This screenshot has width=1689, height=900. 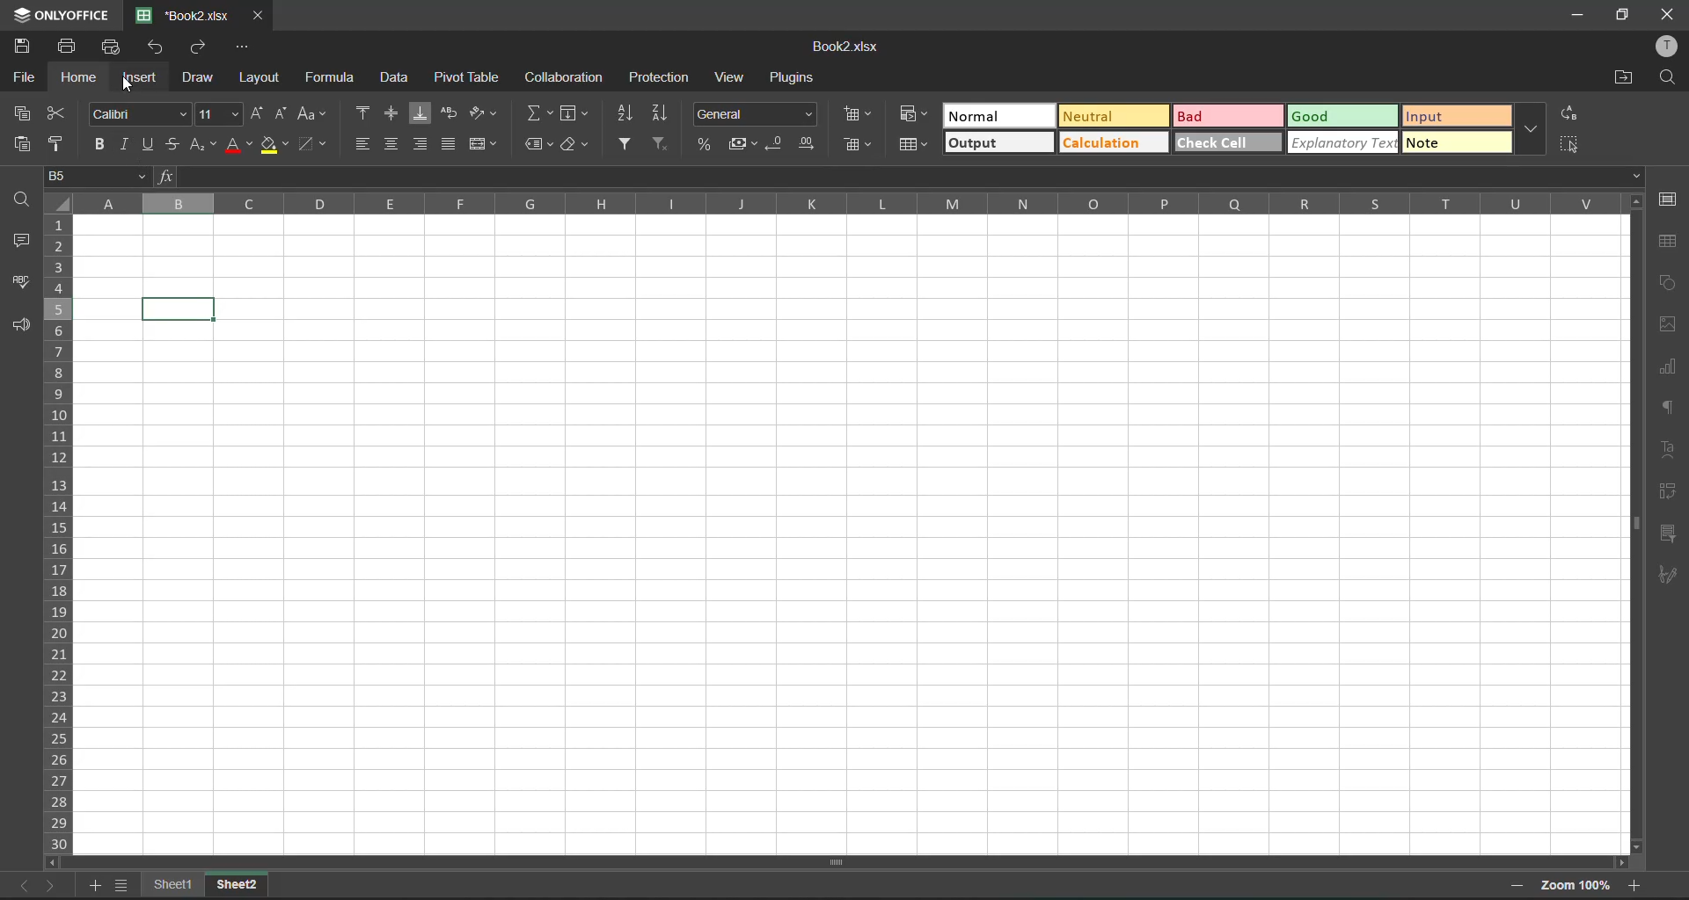 I want to click on zoom in, so click(x=1635, y=882).